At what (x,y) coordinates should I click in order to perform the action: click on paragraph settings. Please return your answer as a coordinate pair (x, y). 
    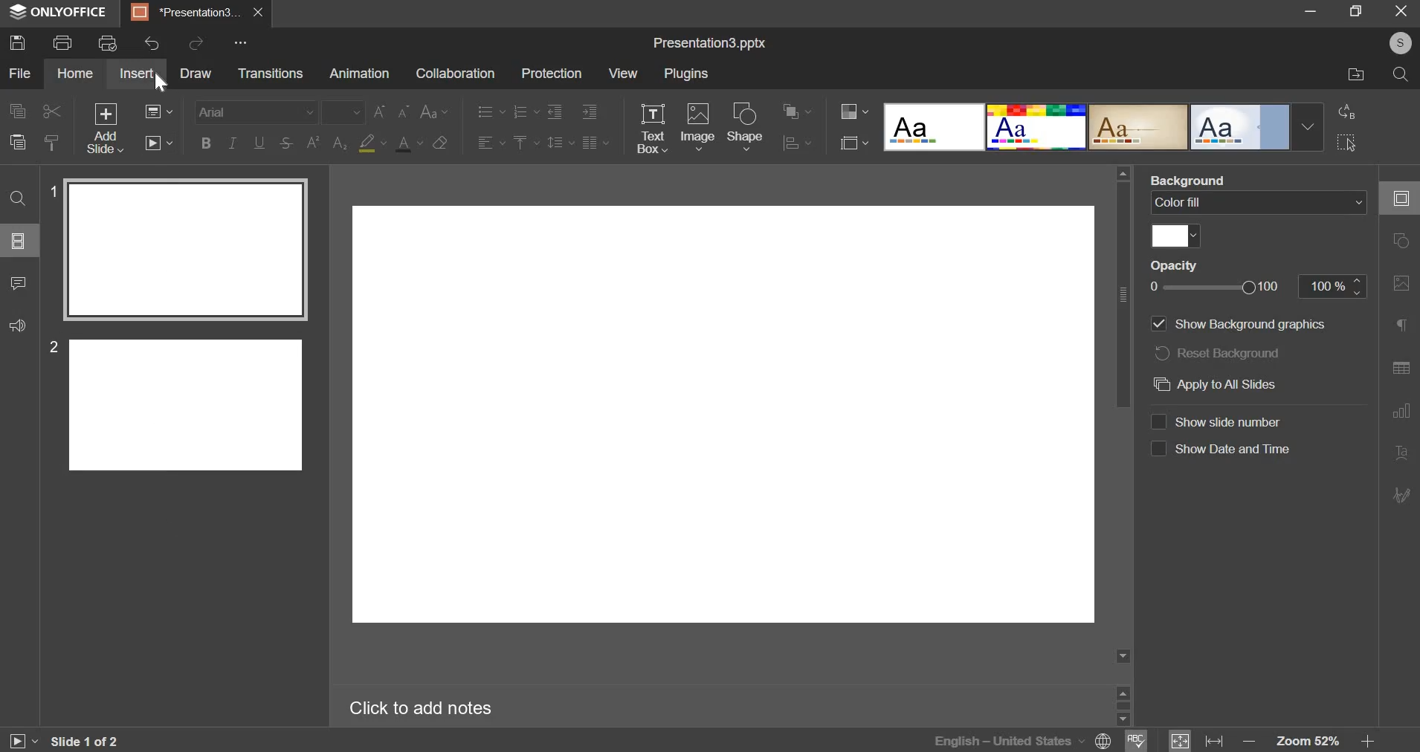
    Looking at the image, I should click on (596, 143).